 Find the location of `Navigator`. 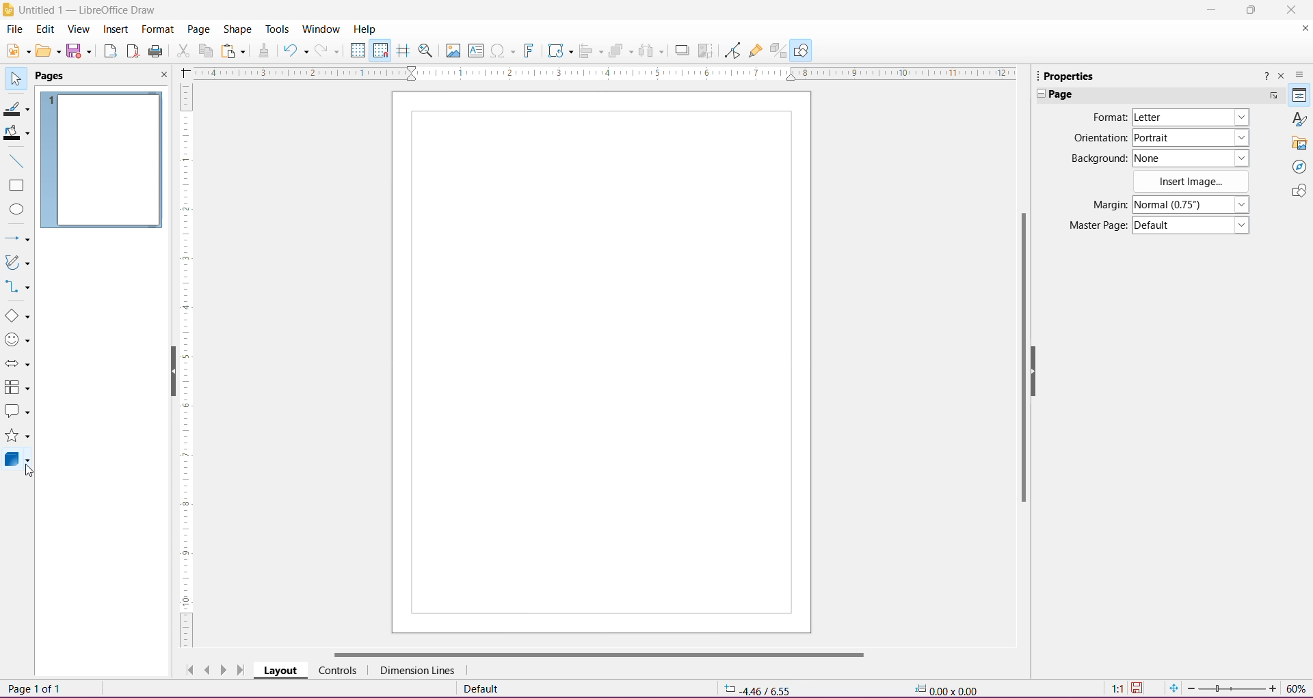

Navigator is located at coordinates (1298, 167).